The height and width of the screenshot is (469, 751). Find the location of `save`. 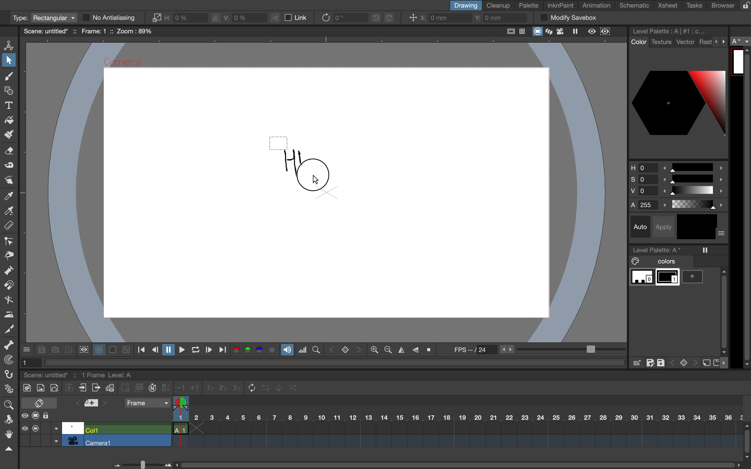

save is located at coordinates (41, 350).